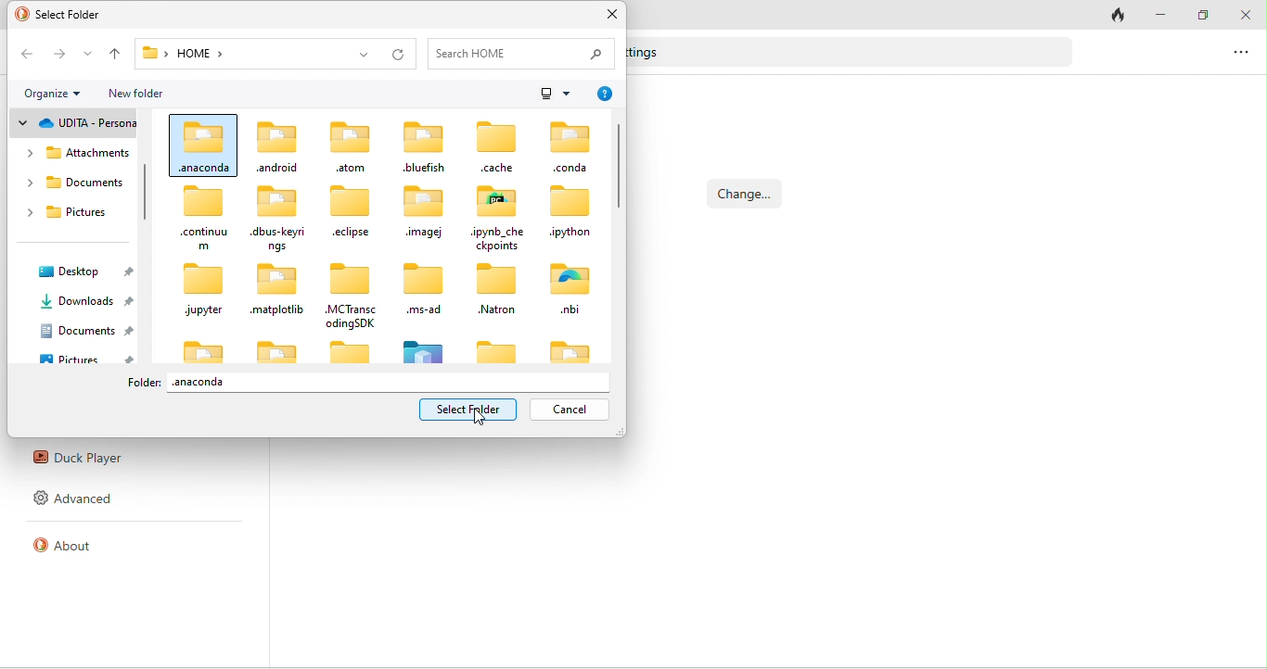 This screenshot has width=1267, height=669. Describe the element at coordinates (619, 166) in the screenshot. I see `vertical scroll bar` at that location.